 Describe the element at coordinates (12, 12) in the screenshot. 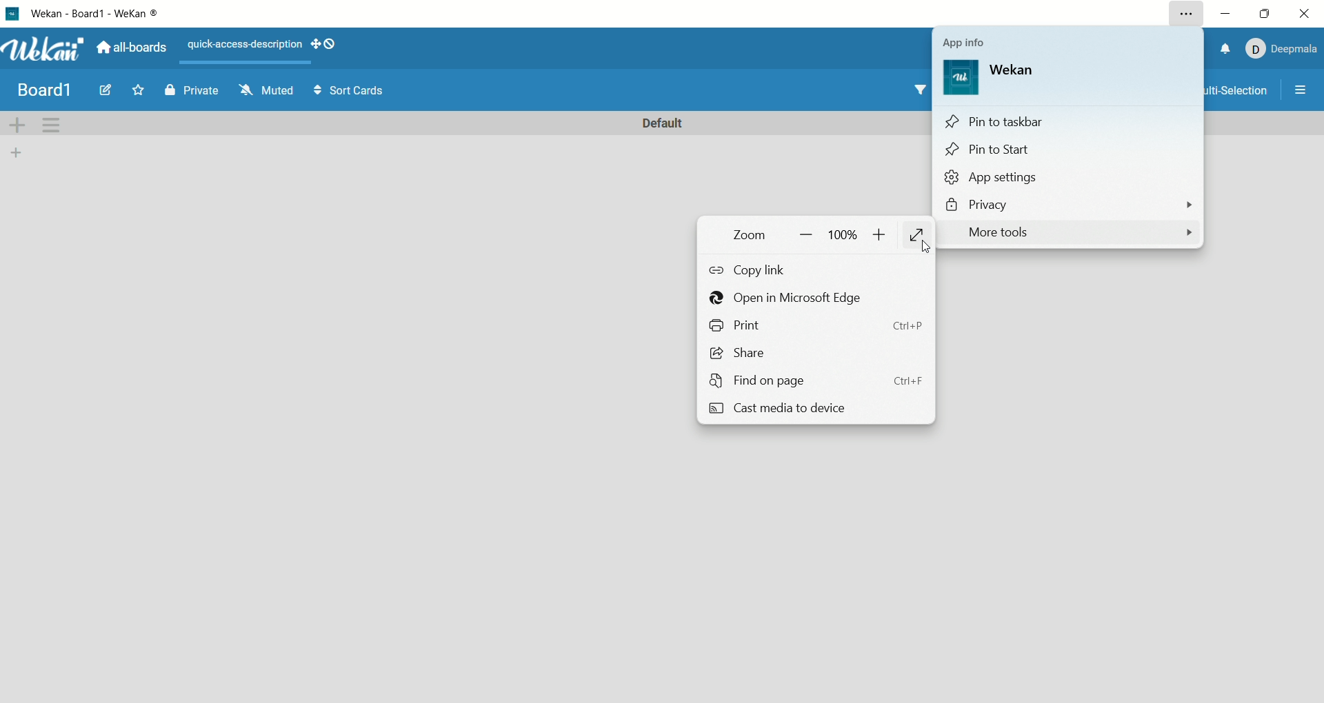

I see `logo` at that location.